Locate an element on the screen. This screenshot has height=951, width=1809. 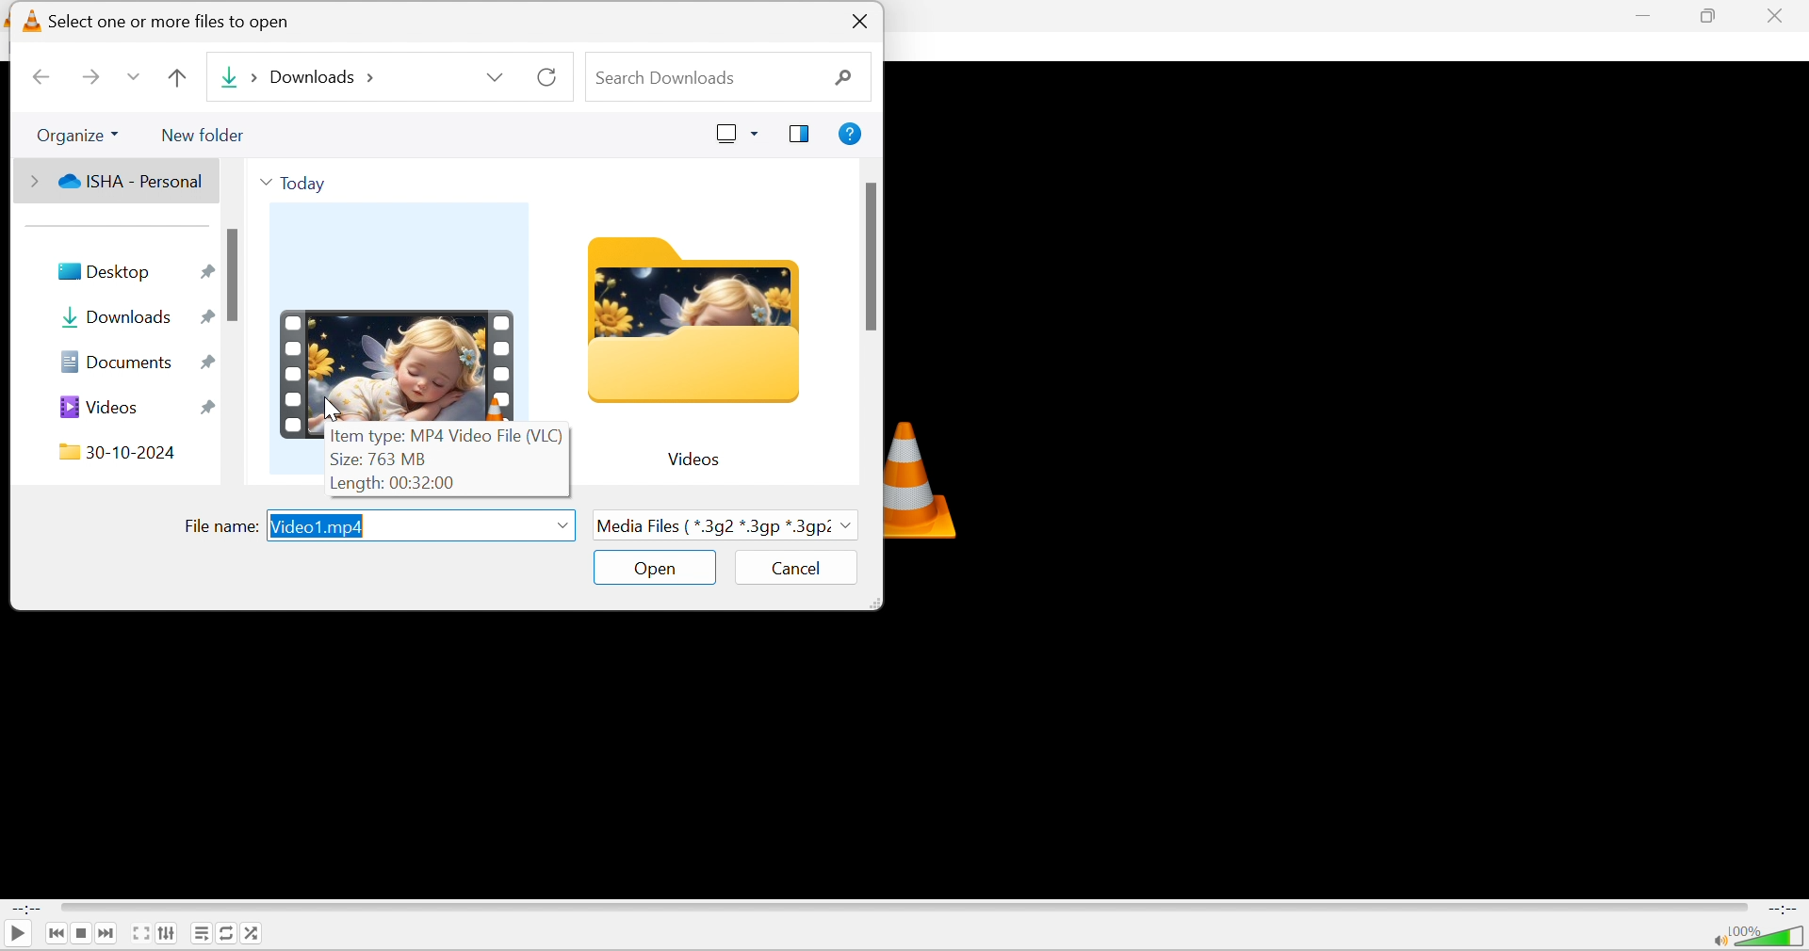
Volume is located at coordinates (1770, 937).